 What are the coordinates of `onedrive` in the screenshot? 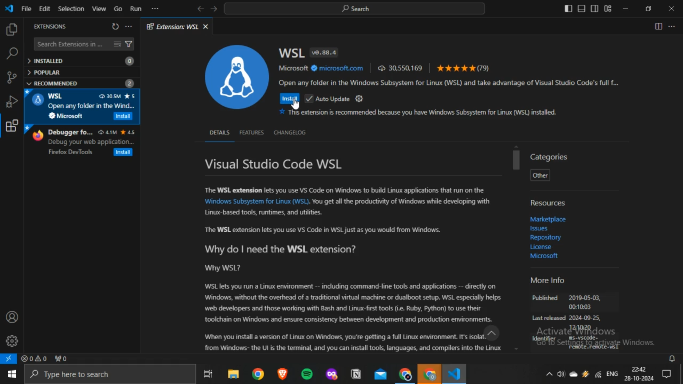 It's located at (574, 374).